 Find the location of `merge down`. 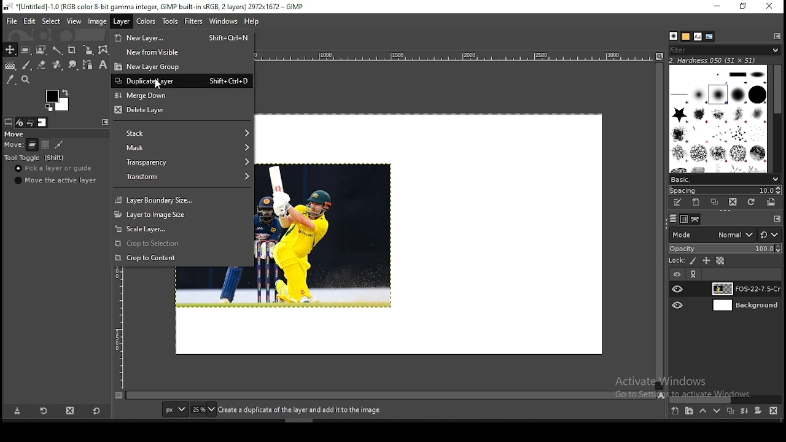

merge down is located at coordinates (181, 95).